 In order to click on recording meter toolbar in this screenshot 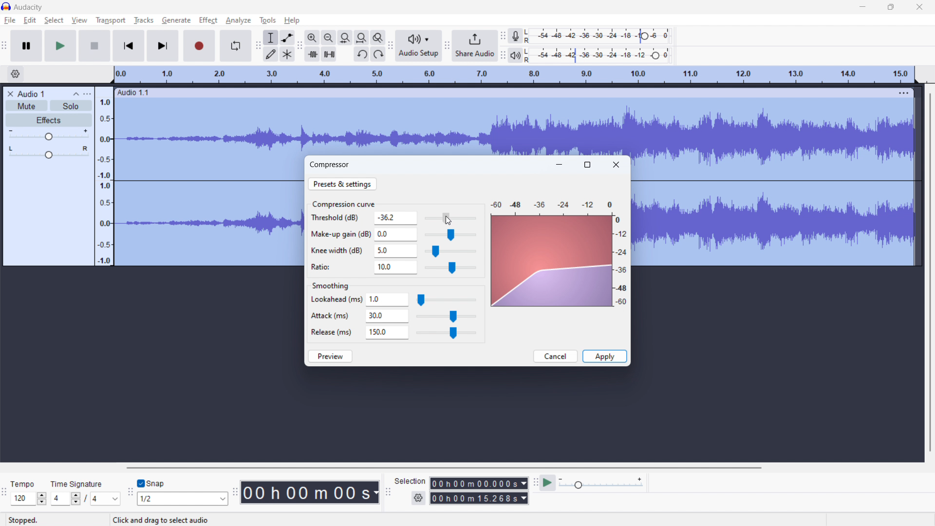, I will do `click(503, 36)`.